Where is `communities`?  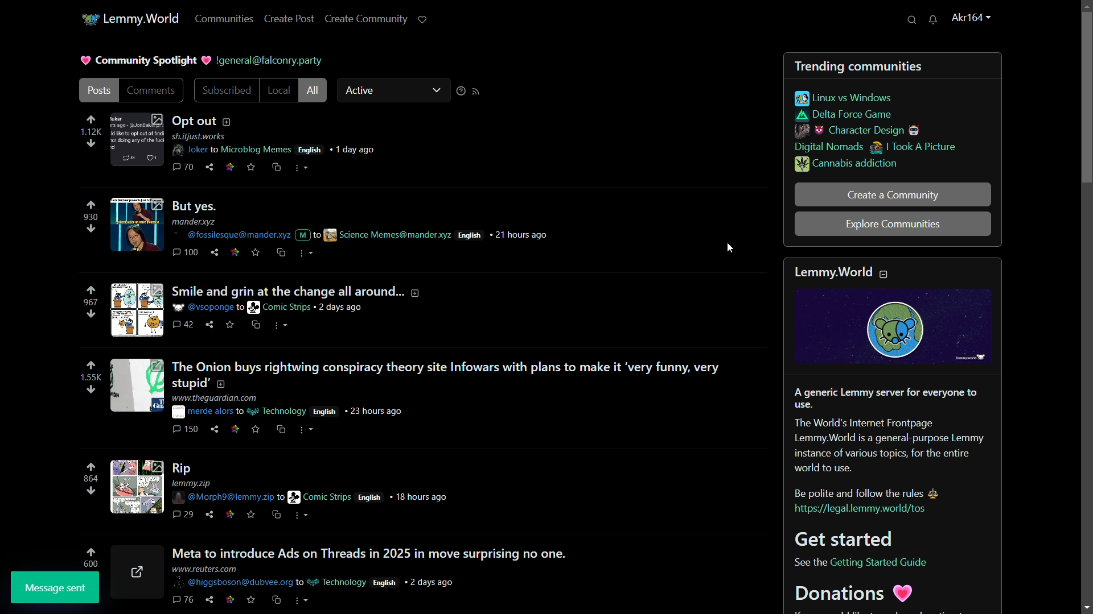 communities is located at coordinates (224, 20).